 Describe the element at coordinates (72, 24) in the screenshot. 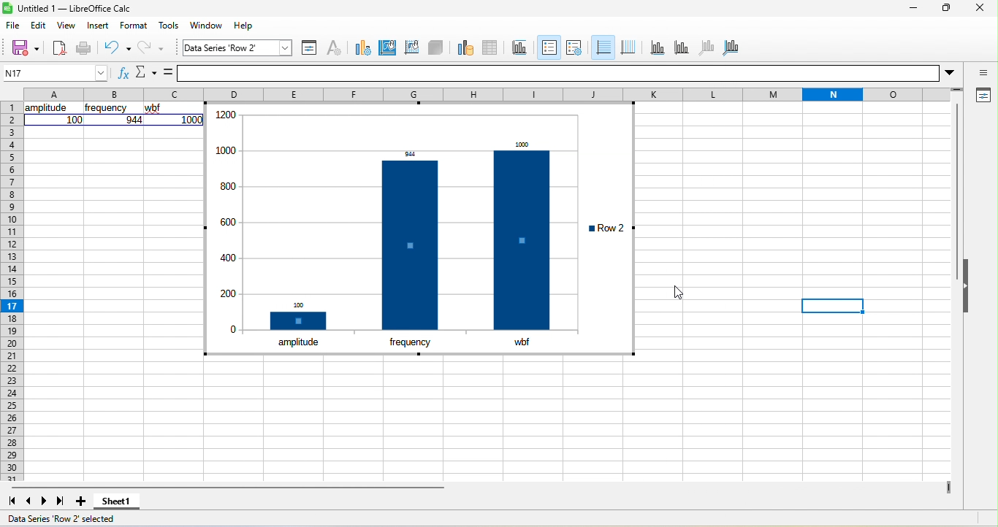

I see `view` at that location.